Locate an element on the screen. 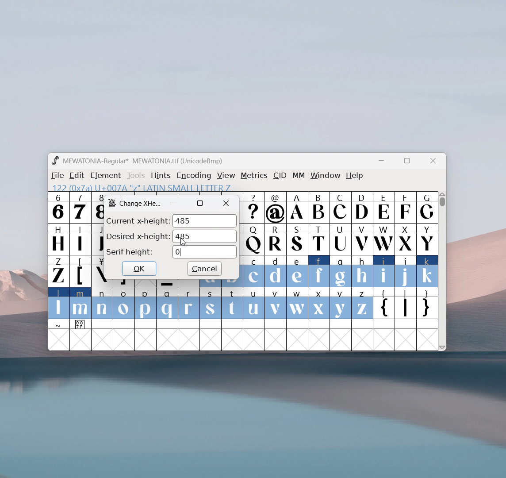  serif height: is located at coordinates (130, 252).